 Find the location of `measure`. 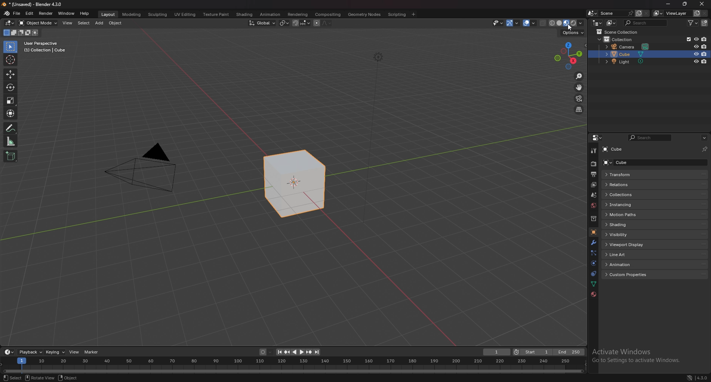

measure is located at coordinates (10, 141).